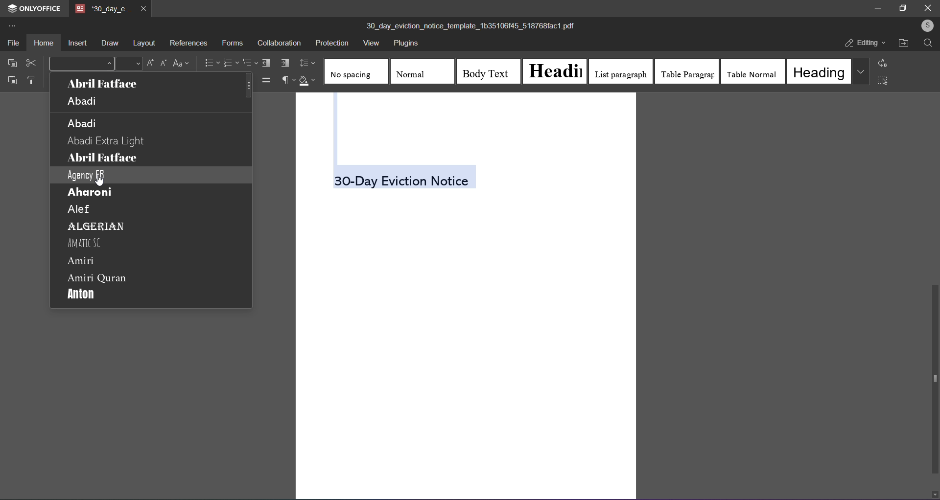 This screenshot has width=940, height=500. I want to click on abril fatface, so click(104, 158).